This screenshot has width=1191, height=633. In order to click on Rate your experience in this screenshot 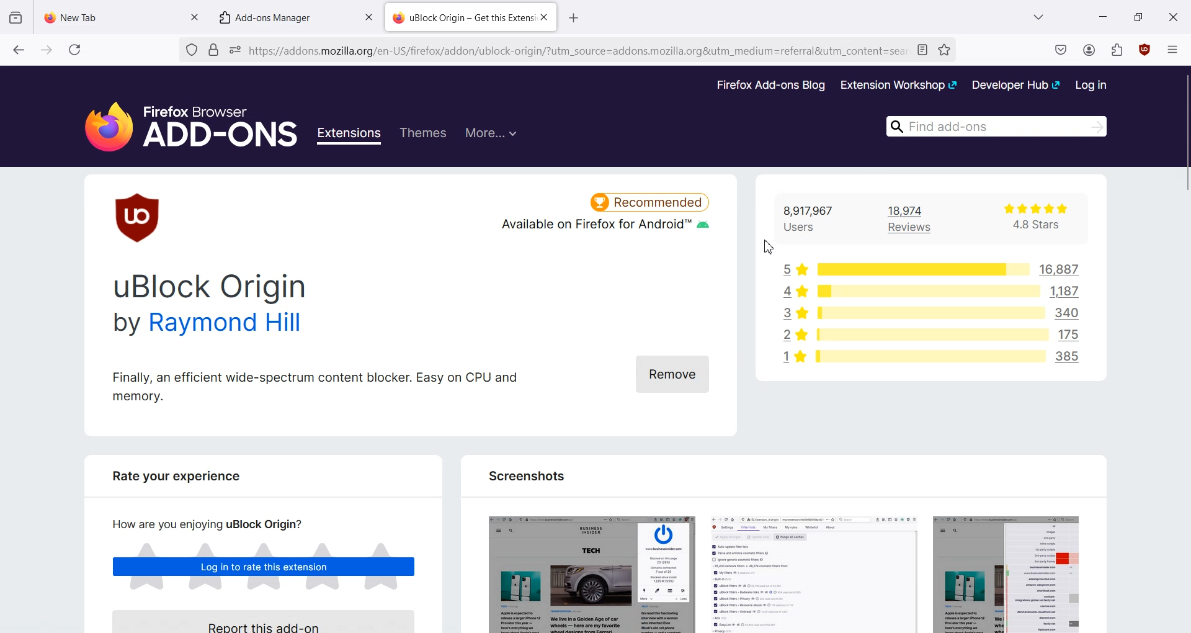, I will do `click(170, 480)`.